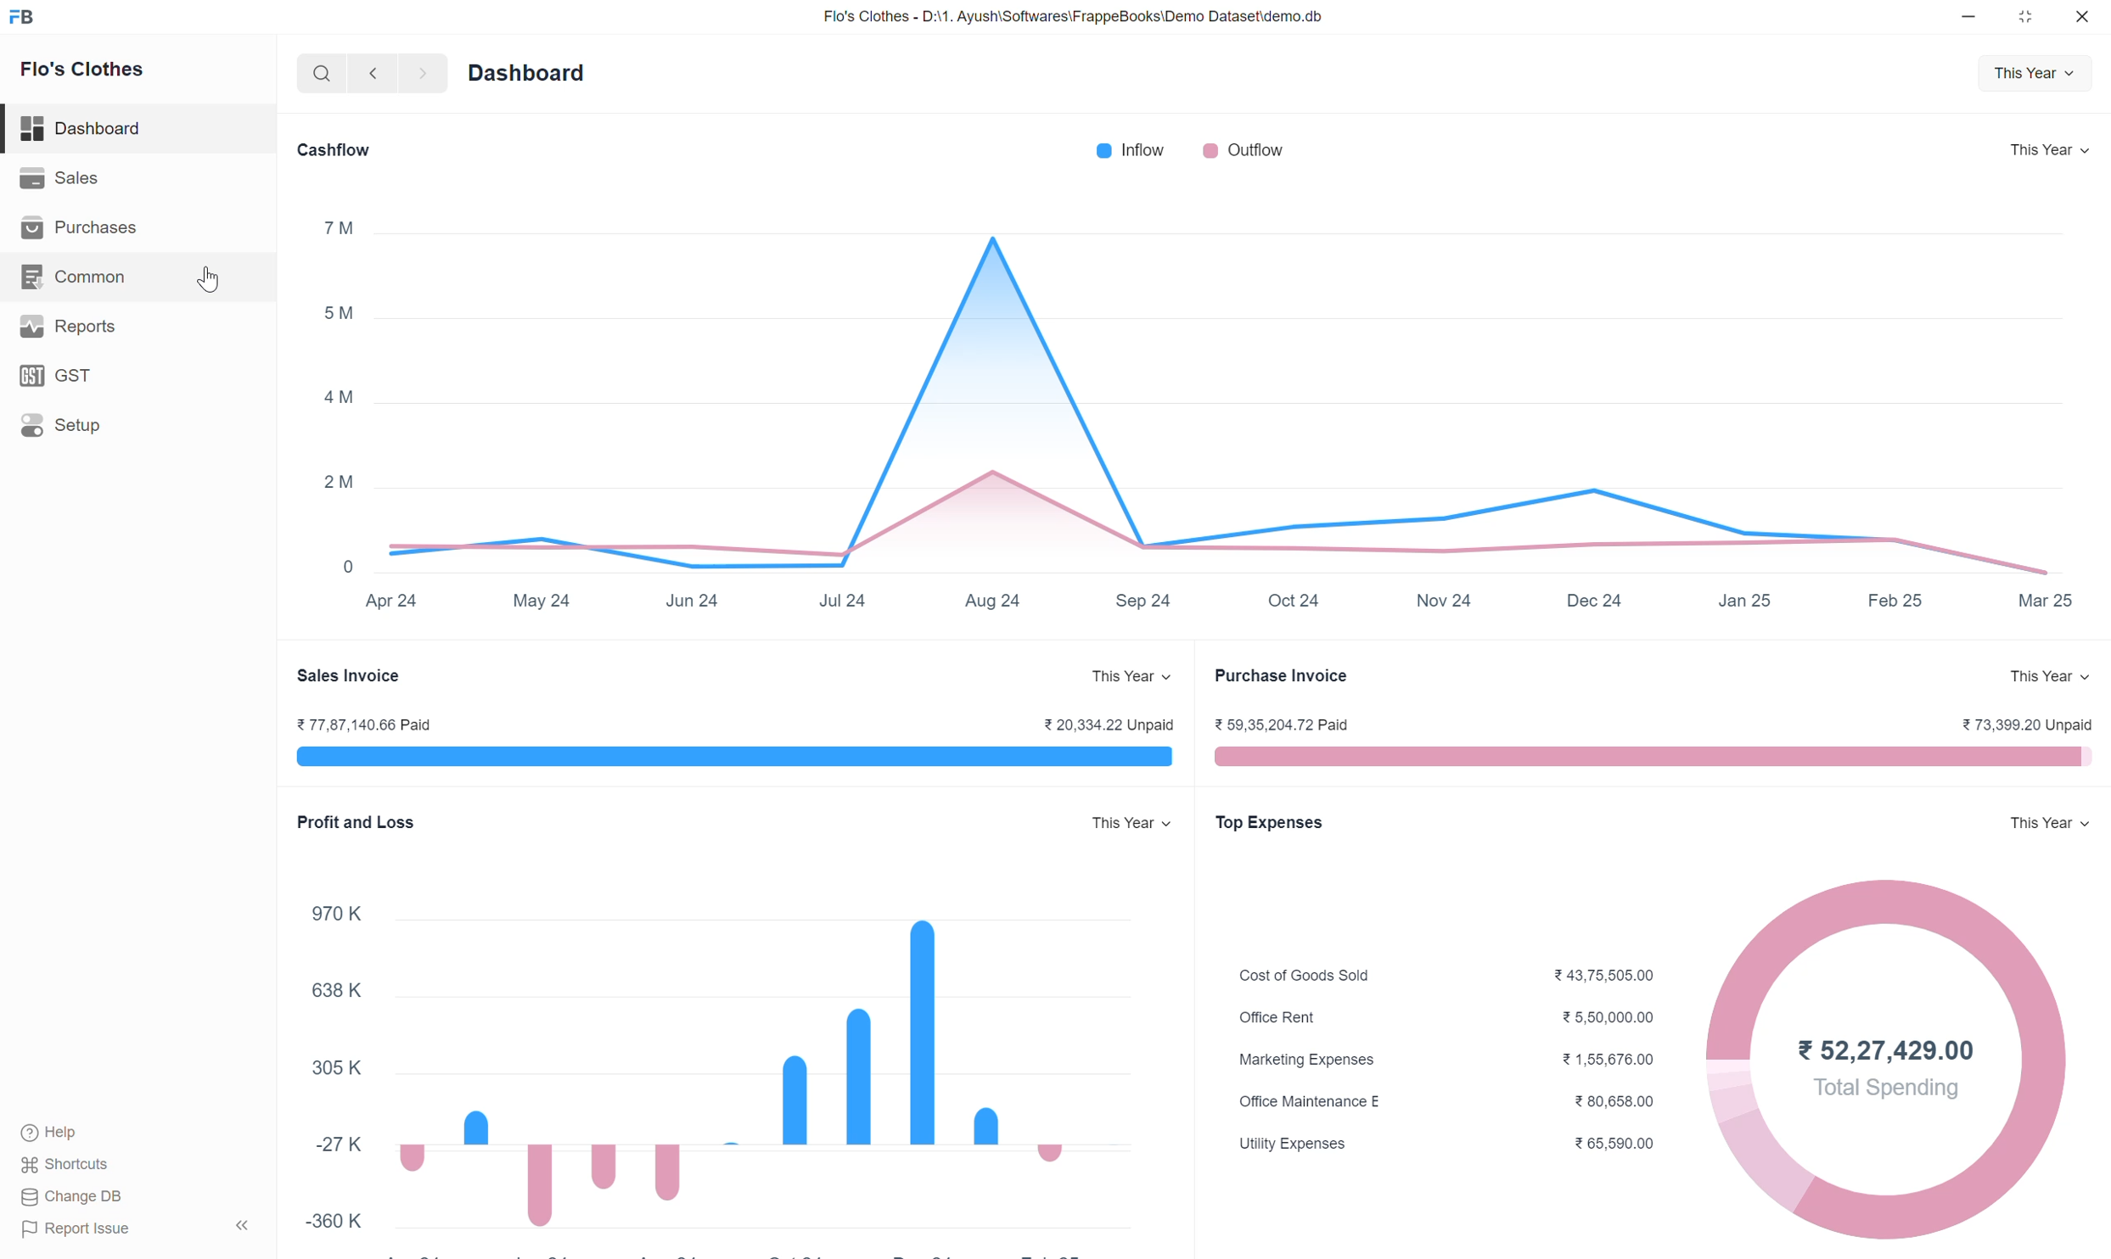 Image resolution: width=2111 pixels, height=1259 pixels. I want to click on sales invoice graph, so click(736, 742).